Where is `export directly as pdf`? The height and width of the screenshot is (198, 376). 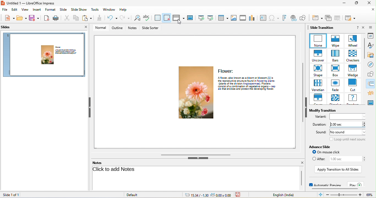 export directly as pdf is located at coordinates (47, 18).